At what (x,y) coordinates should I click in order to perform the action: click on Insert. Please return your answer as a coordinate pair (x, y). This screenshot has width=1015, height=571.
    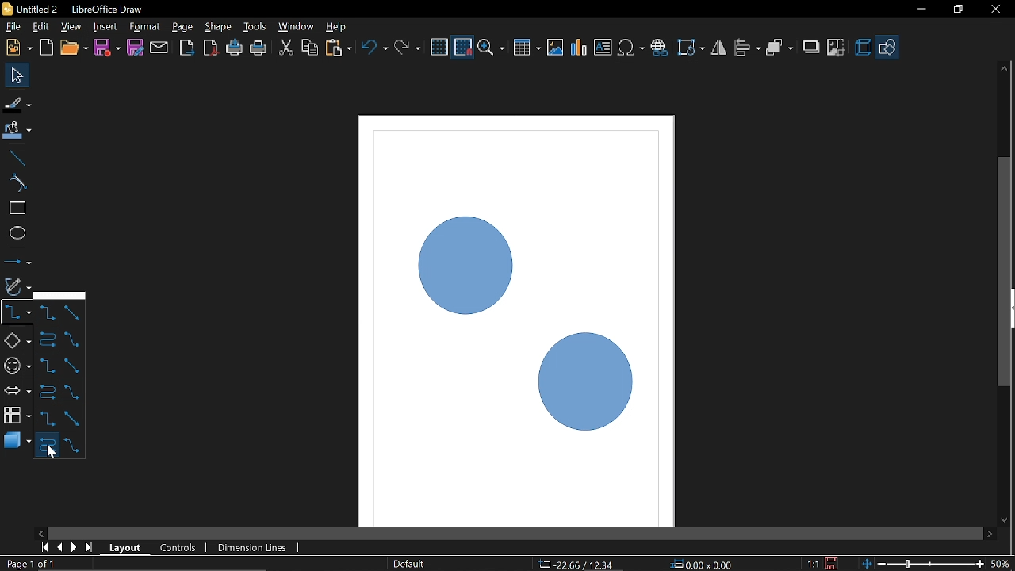
    Looking at the image, I should click on (104, 26).